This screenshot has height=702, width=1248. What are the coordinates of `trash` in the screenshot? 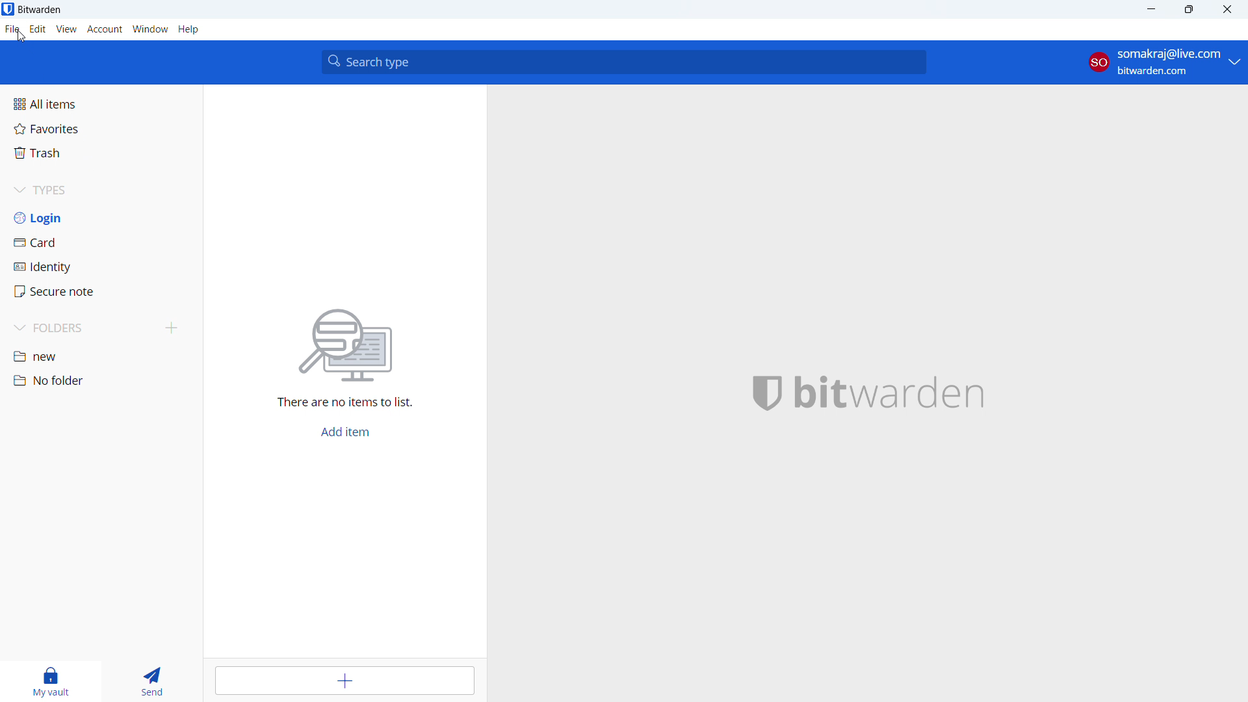 It's located at (99, 153).